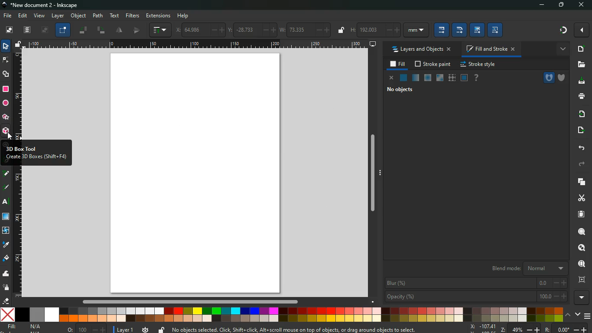 The width and height of the screenshot is (592, 333). What do you see at coordinates (568, 316) in the screenshot?
I see `up` at bounding box center [568, 316].